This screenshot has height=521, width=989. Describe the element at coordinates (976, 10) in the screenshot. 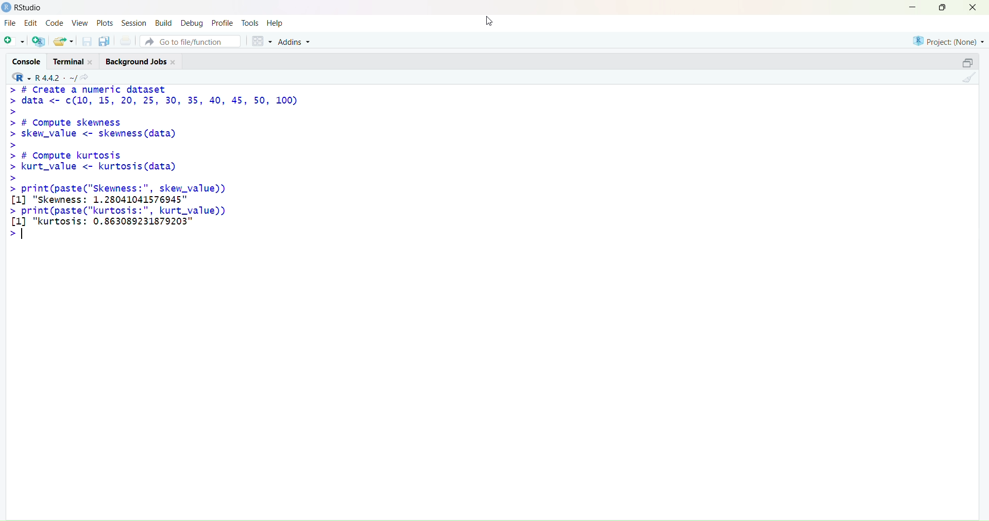

I see `Close` at that location.